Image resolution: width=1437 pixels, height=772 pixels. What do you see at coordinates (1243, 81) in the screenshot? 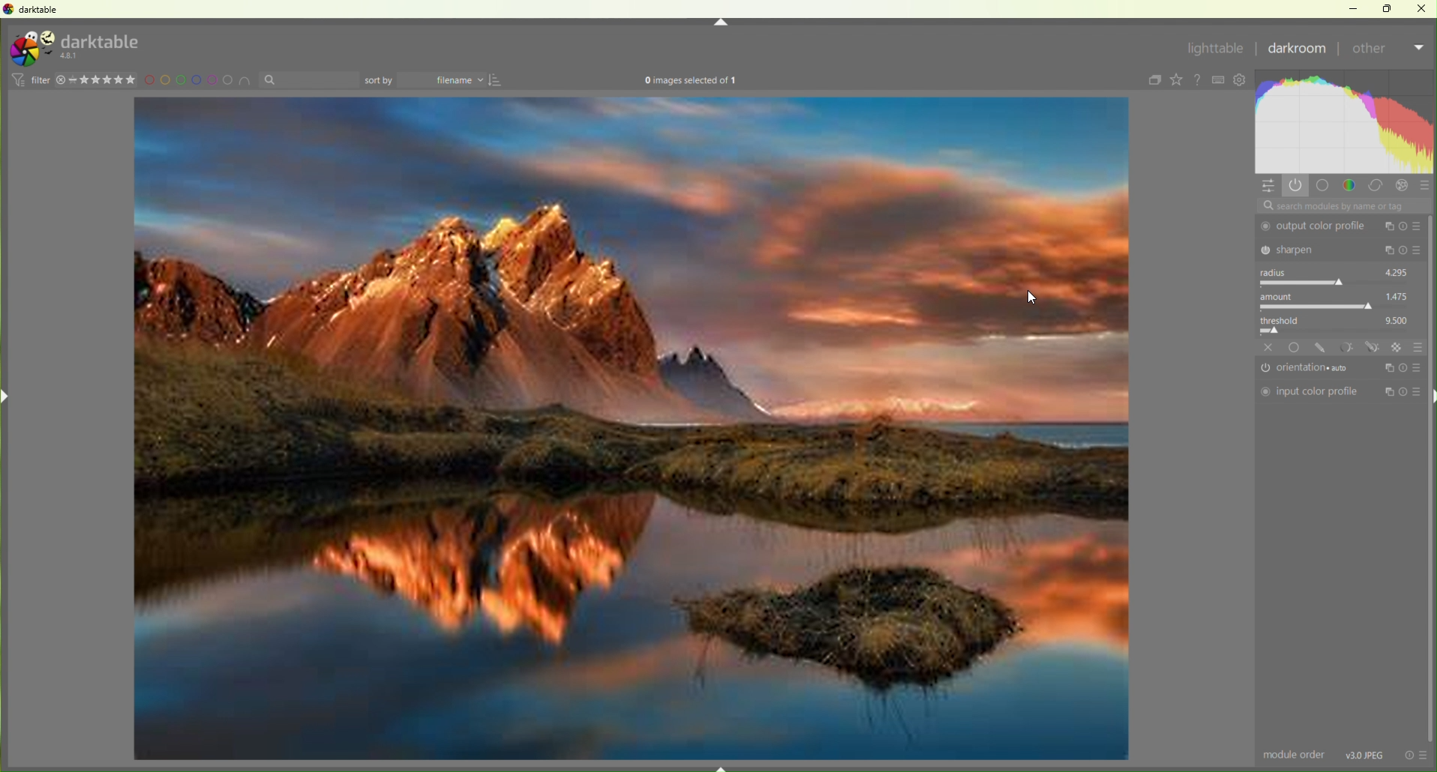
I see `Settings` at bounding box center [1243, 81].